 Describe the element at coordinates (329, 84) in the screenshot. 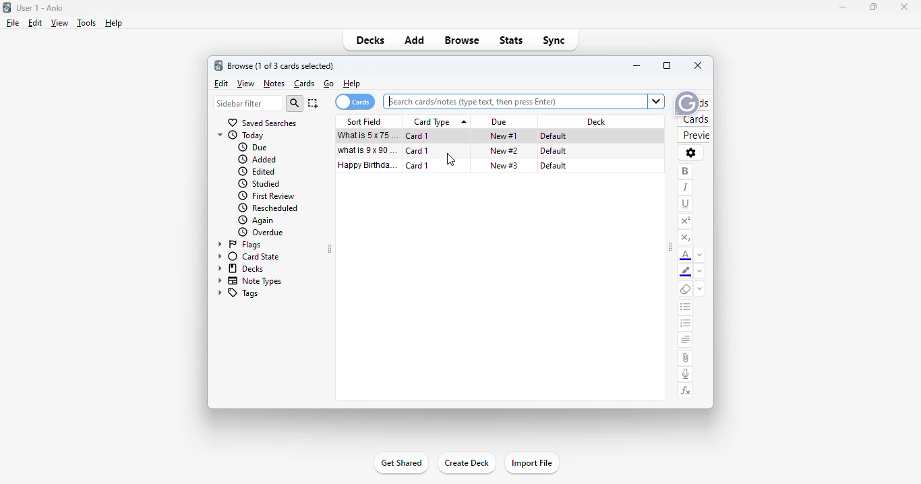

I see `go` at that location.